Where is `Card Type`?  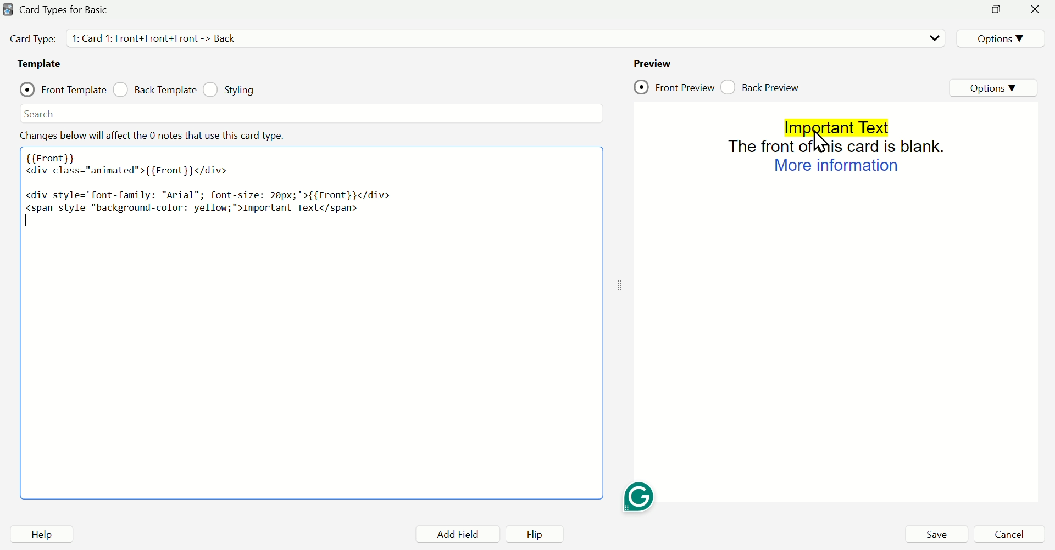 Card Type is located at coordinates (34, 38).